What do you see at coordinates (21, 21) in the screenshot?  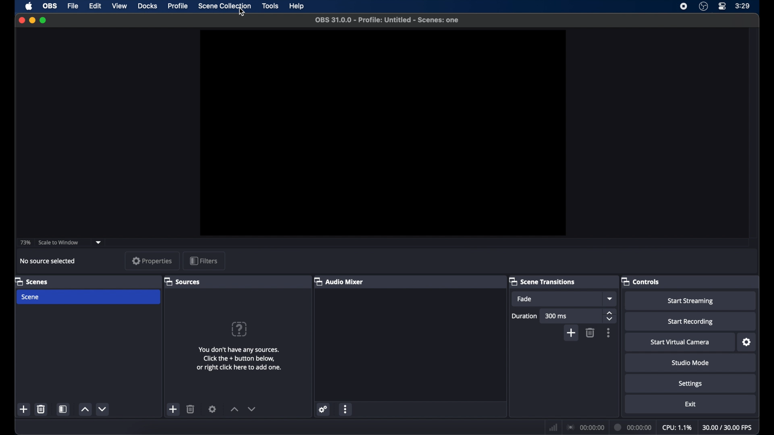 I see `close` at bounding box center [21, 21].